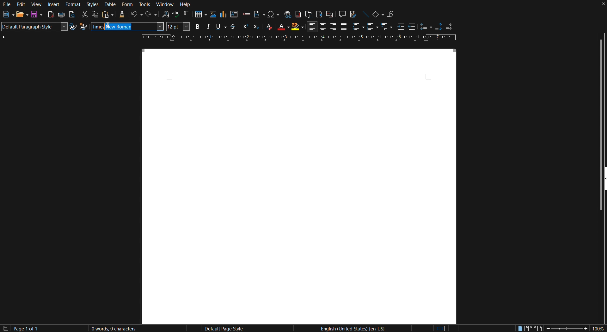 This screenshot has height=332, width=607. Describe the element at coordinates (529, 328) in the screenshot. I see `Multiple page view` at that location.